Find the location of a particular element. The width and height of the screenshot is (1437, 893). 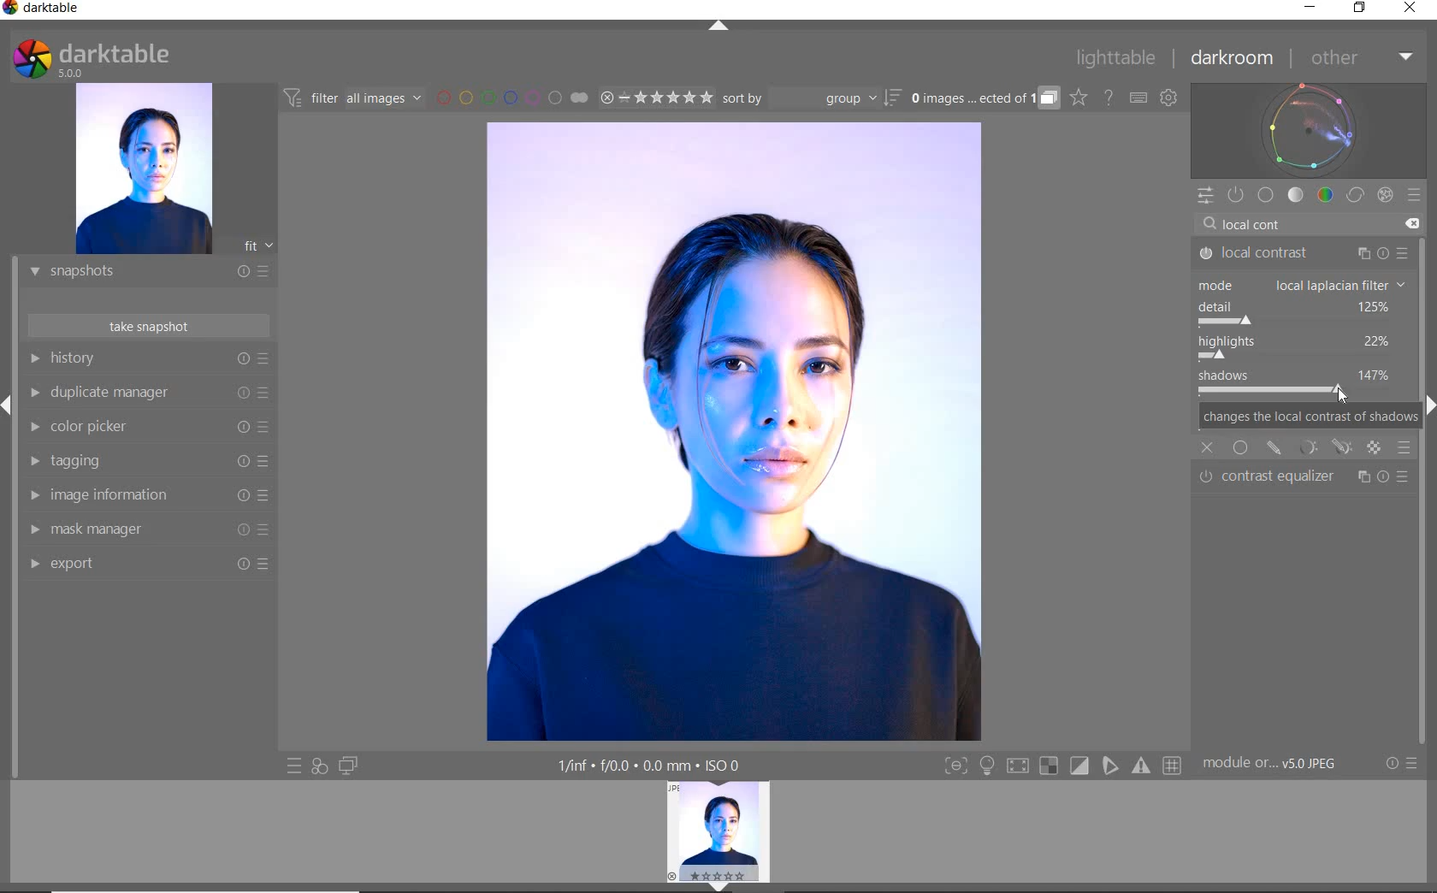

TONE is located at coordinates (1297, 195).